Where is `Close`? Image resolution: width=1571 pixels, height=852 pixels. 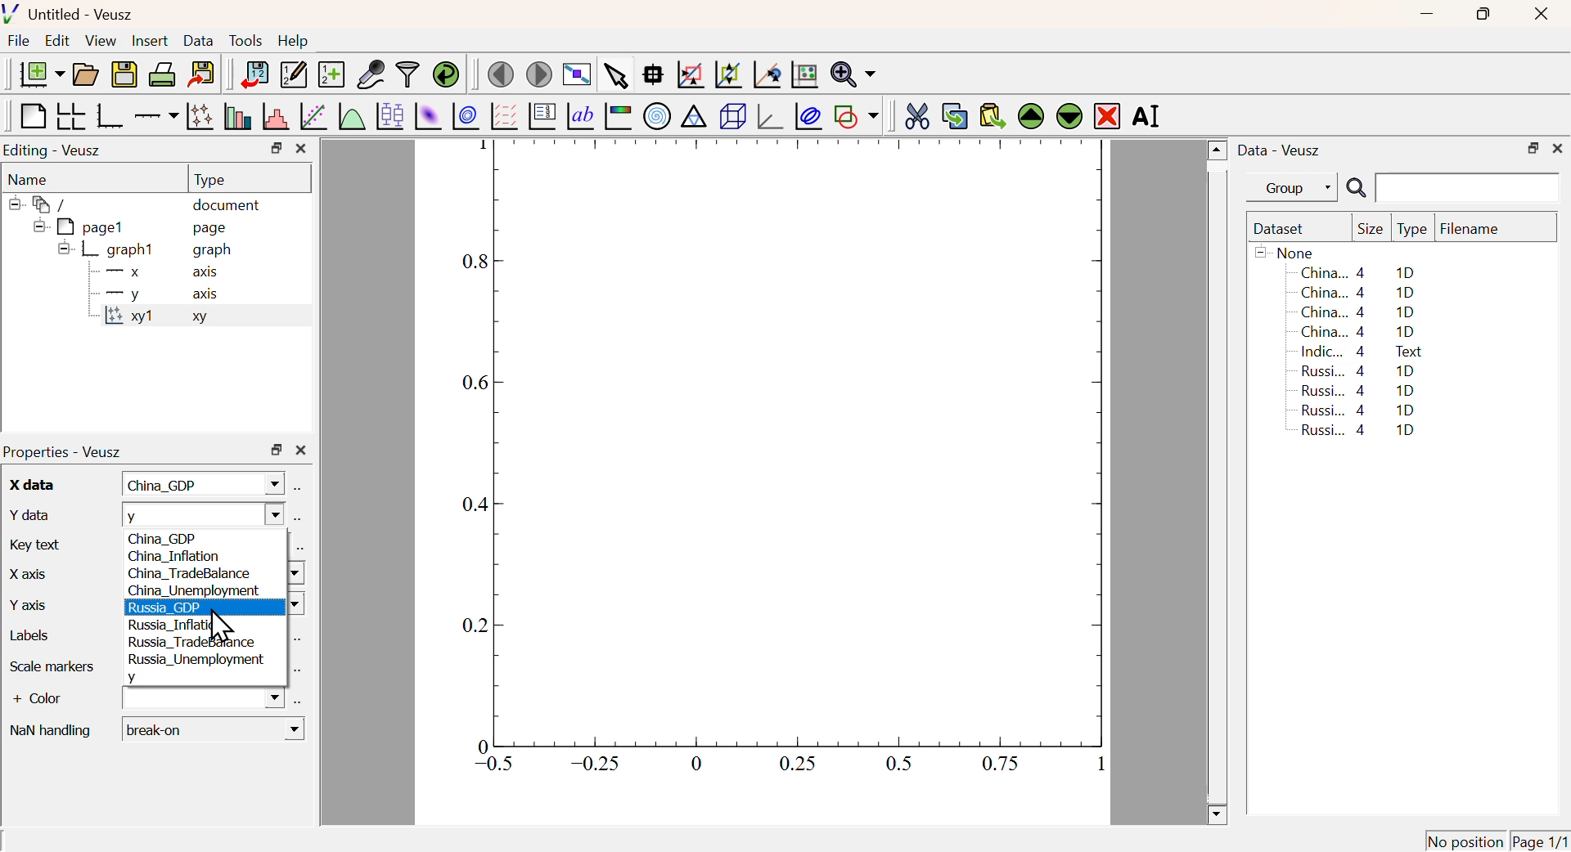 Close is located at coordinates (1538, 16).